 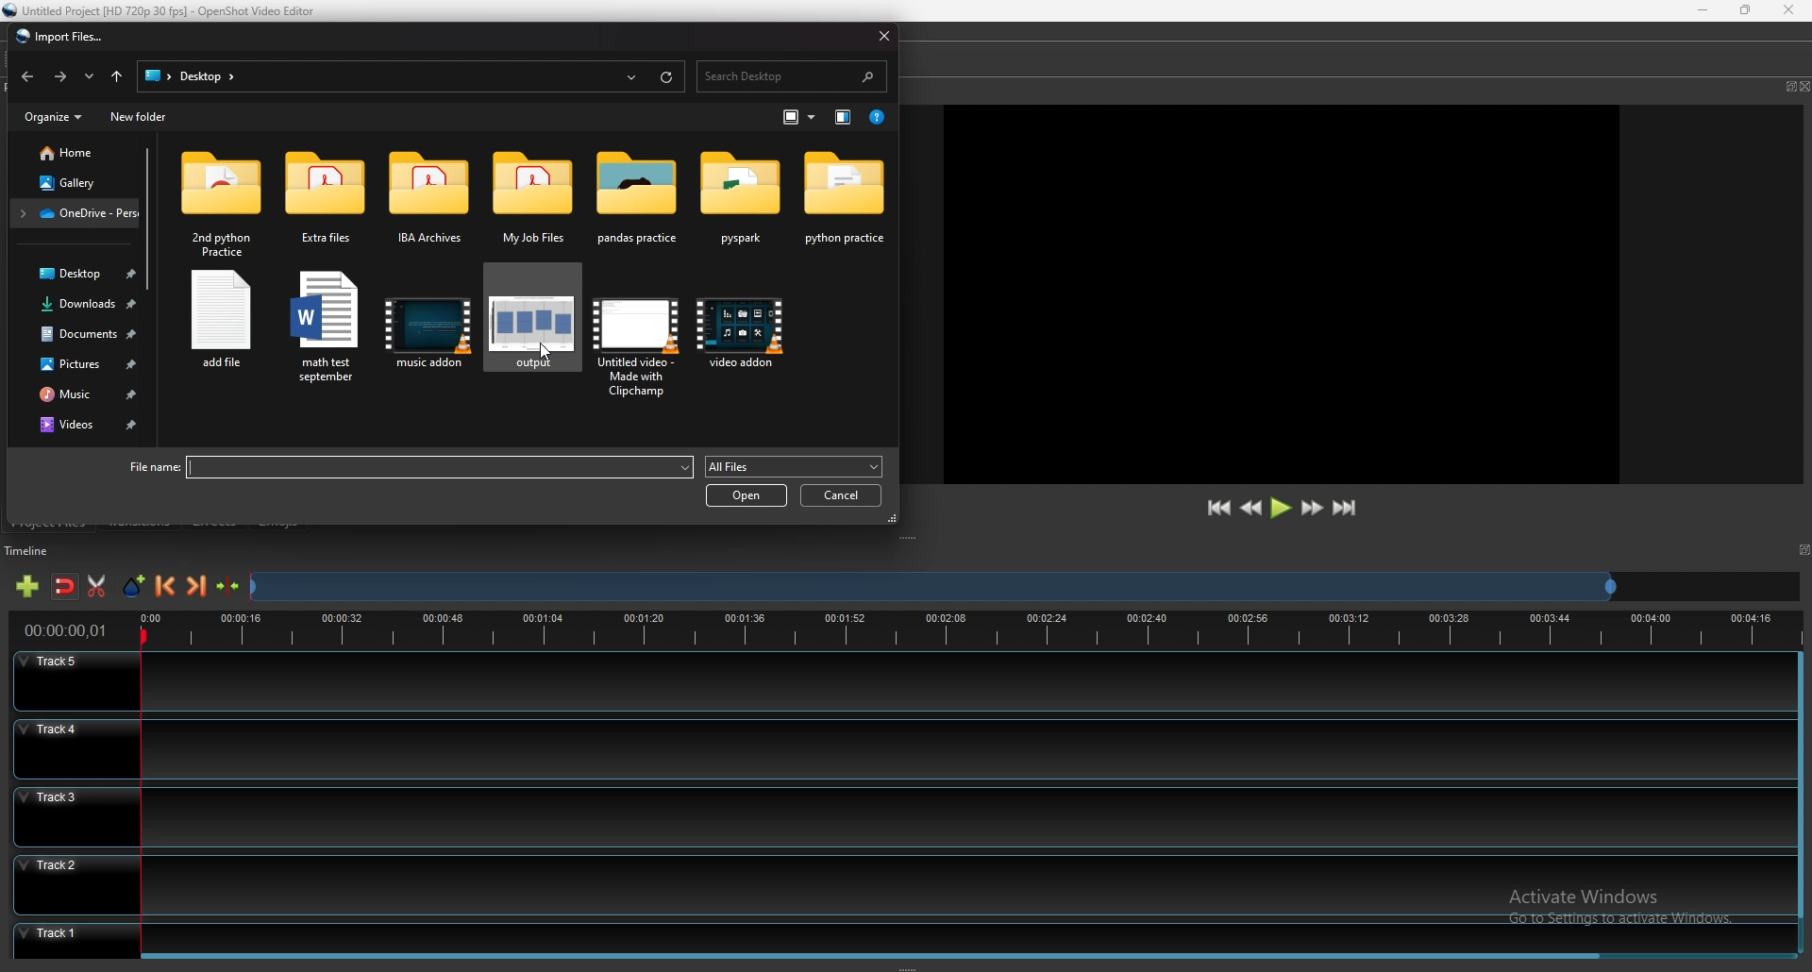 I want to click on folder, so click(x=641, y=198).